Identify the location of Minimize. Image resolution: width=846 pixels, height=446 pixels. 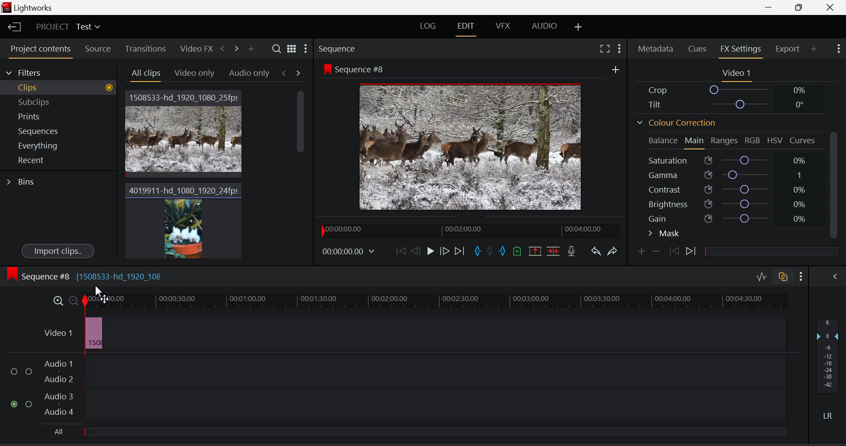
(800, 7).